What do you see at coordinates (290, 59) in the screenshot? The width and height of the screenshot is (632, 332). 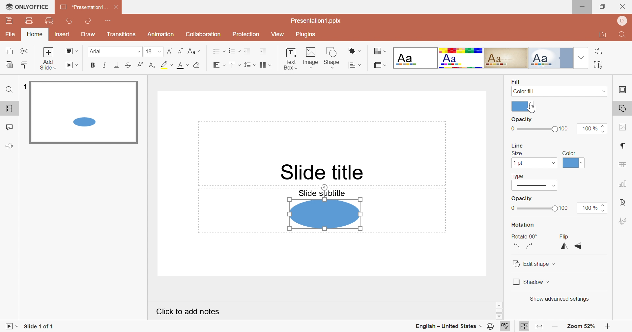 I see `Text Box` at bounding box center [290, 59].